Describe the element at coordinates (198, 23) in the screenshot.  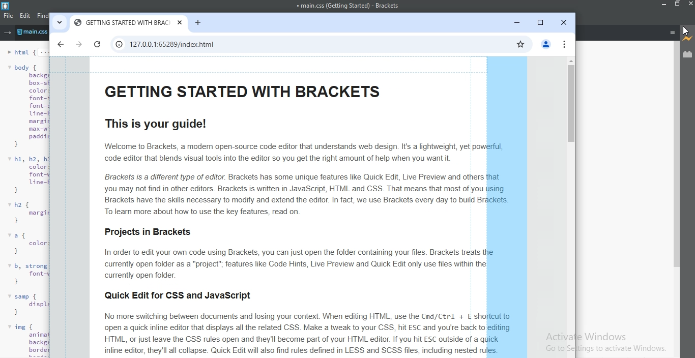
I see `new tab` at that location.